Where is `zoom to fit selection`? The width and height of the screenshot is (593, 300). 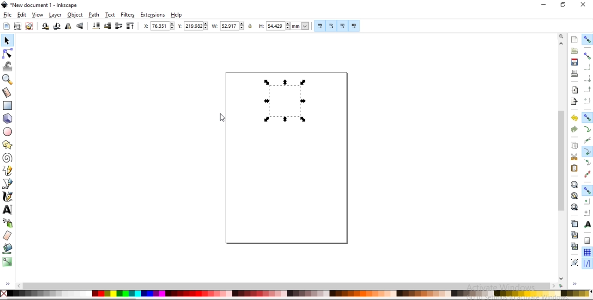
zoom to fit selection is located at coordinates (574, 185).